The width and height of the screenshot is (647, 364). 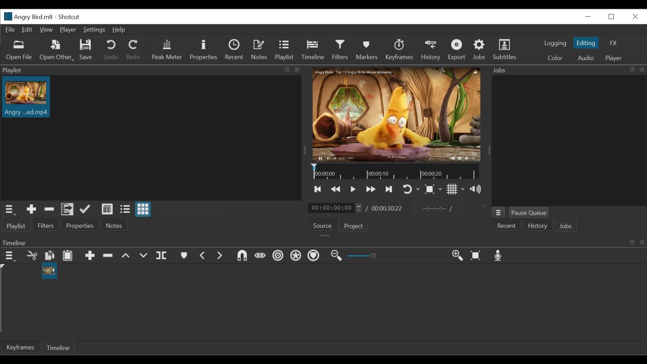 What do you see at coordinates (242, 256) in the screenshot?
I see `Snap  ` at bounding box center [242, 256].